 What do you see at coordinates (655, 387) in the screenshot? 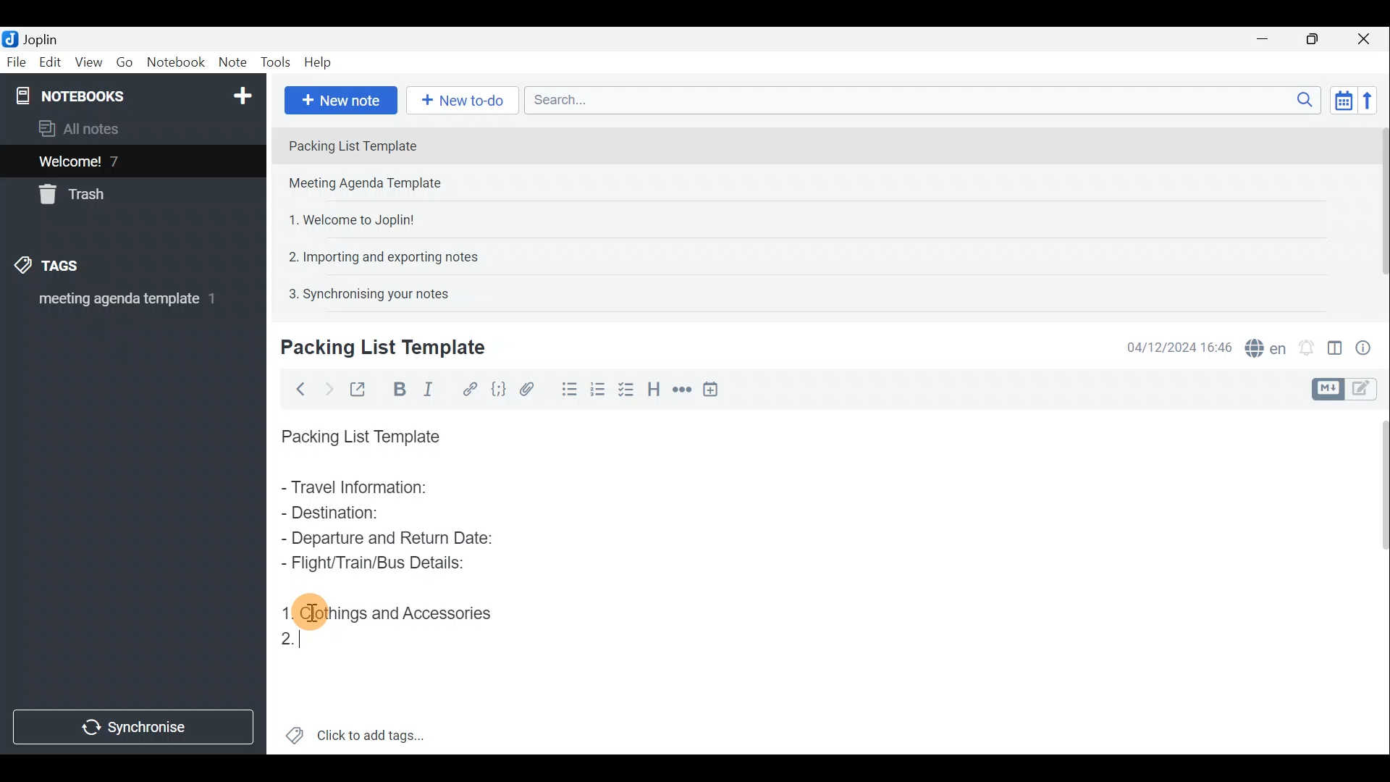
I see `Heading` at bounding box center [655, 387].